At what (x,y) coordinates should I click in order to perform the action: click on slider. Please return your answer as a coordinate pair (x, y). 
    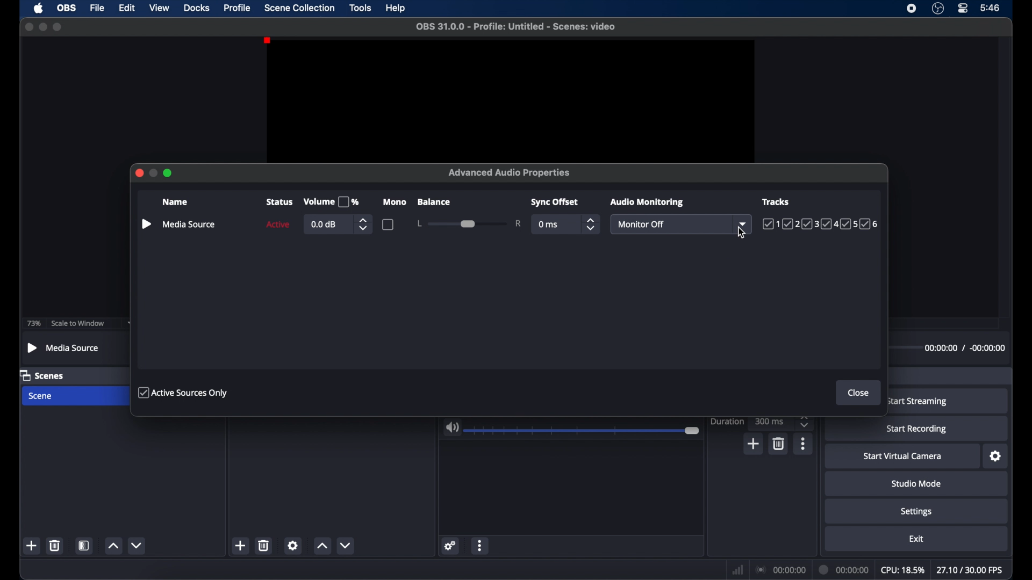
    Looking at the image, I should click on (584, 431).